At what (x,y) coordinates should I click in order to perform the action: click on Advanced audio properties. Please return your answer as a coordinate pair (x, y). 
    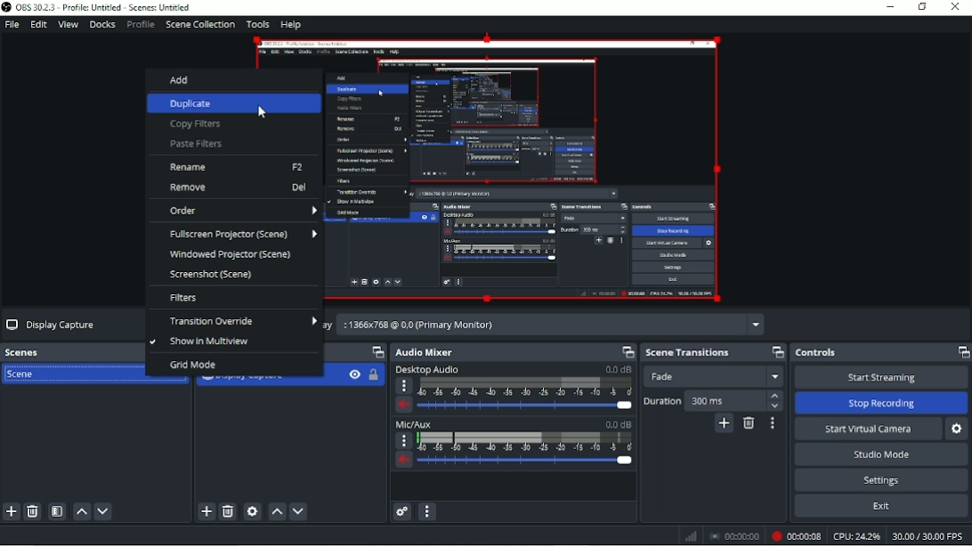
    Looking at the image, I should click on (402, 512).